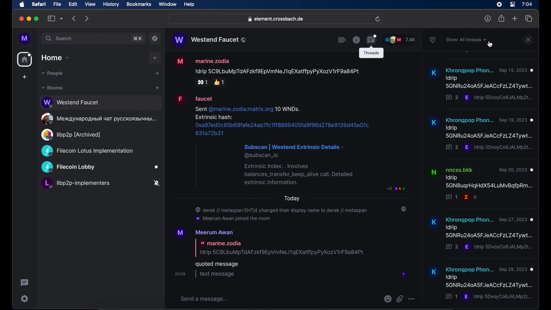 The image size is (551, 310). Describe the element at coordinates (181, 61) in the screenshot. I see `M` at that location.